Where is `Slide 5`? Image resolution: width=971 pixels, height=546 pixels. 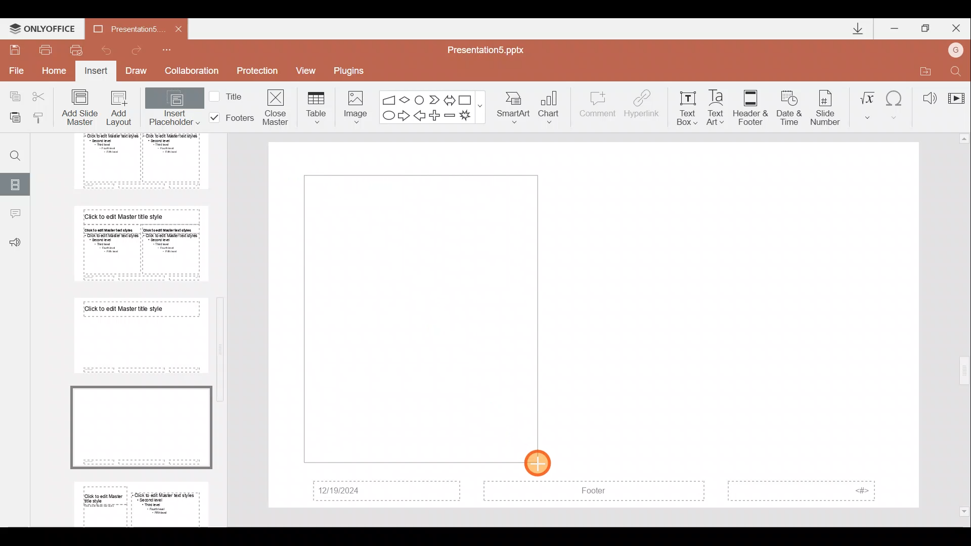
Slide 5 is located at coordinates (133, 161).